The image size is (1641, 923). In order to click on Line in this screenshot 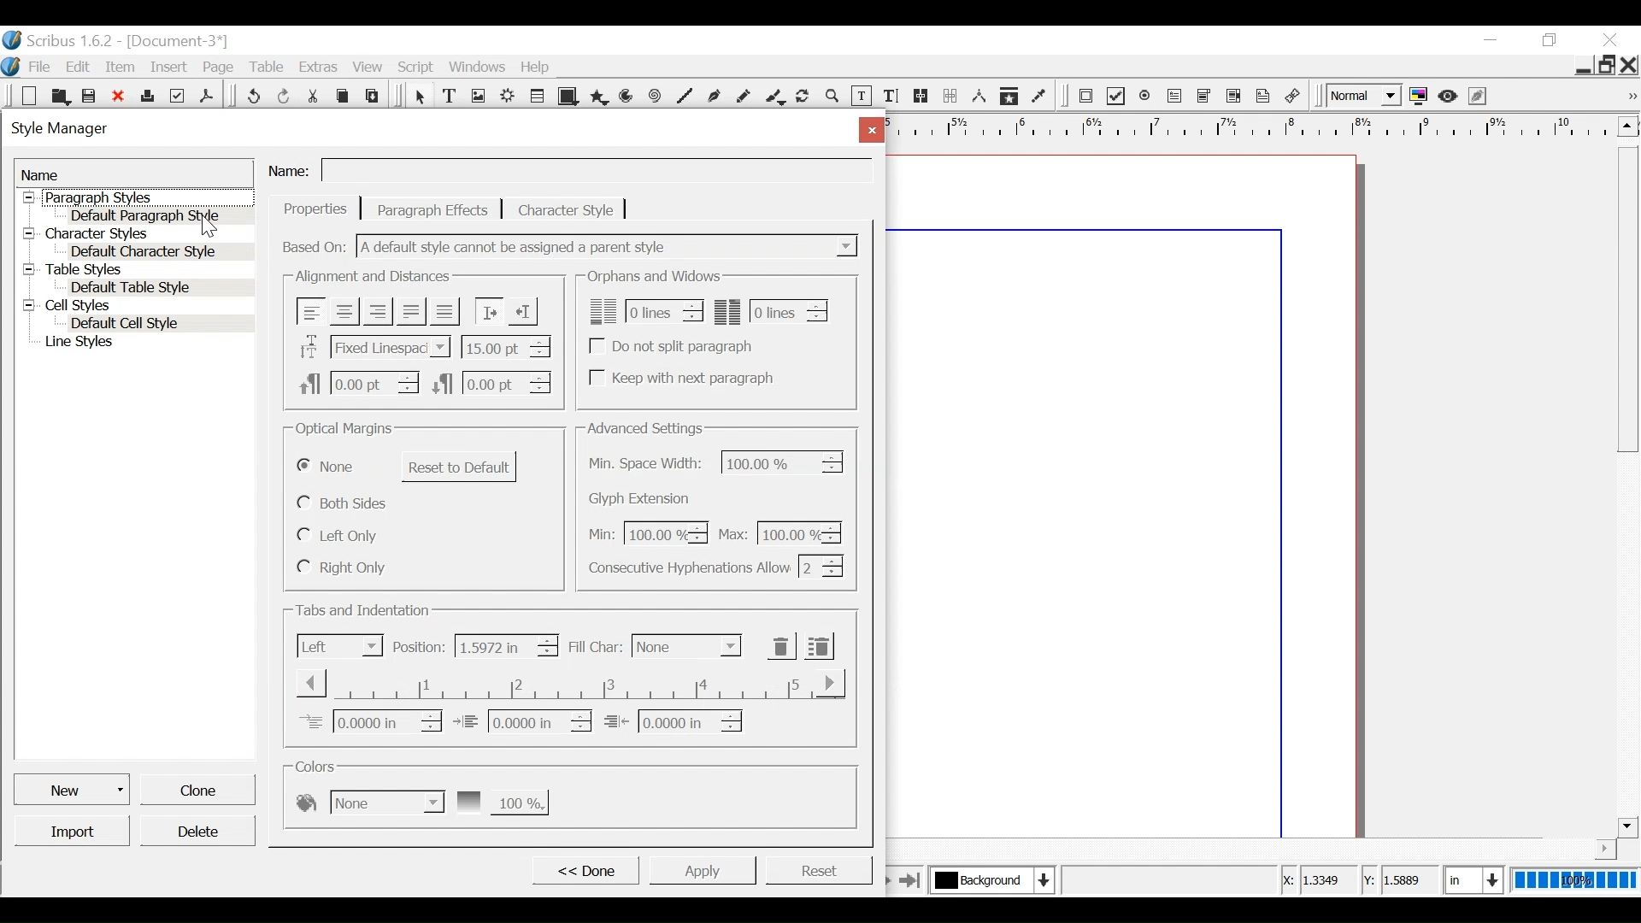, I will do `click(683, 97)`.